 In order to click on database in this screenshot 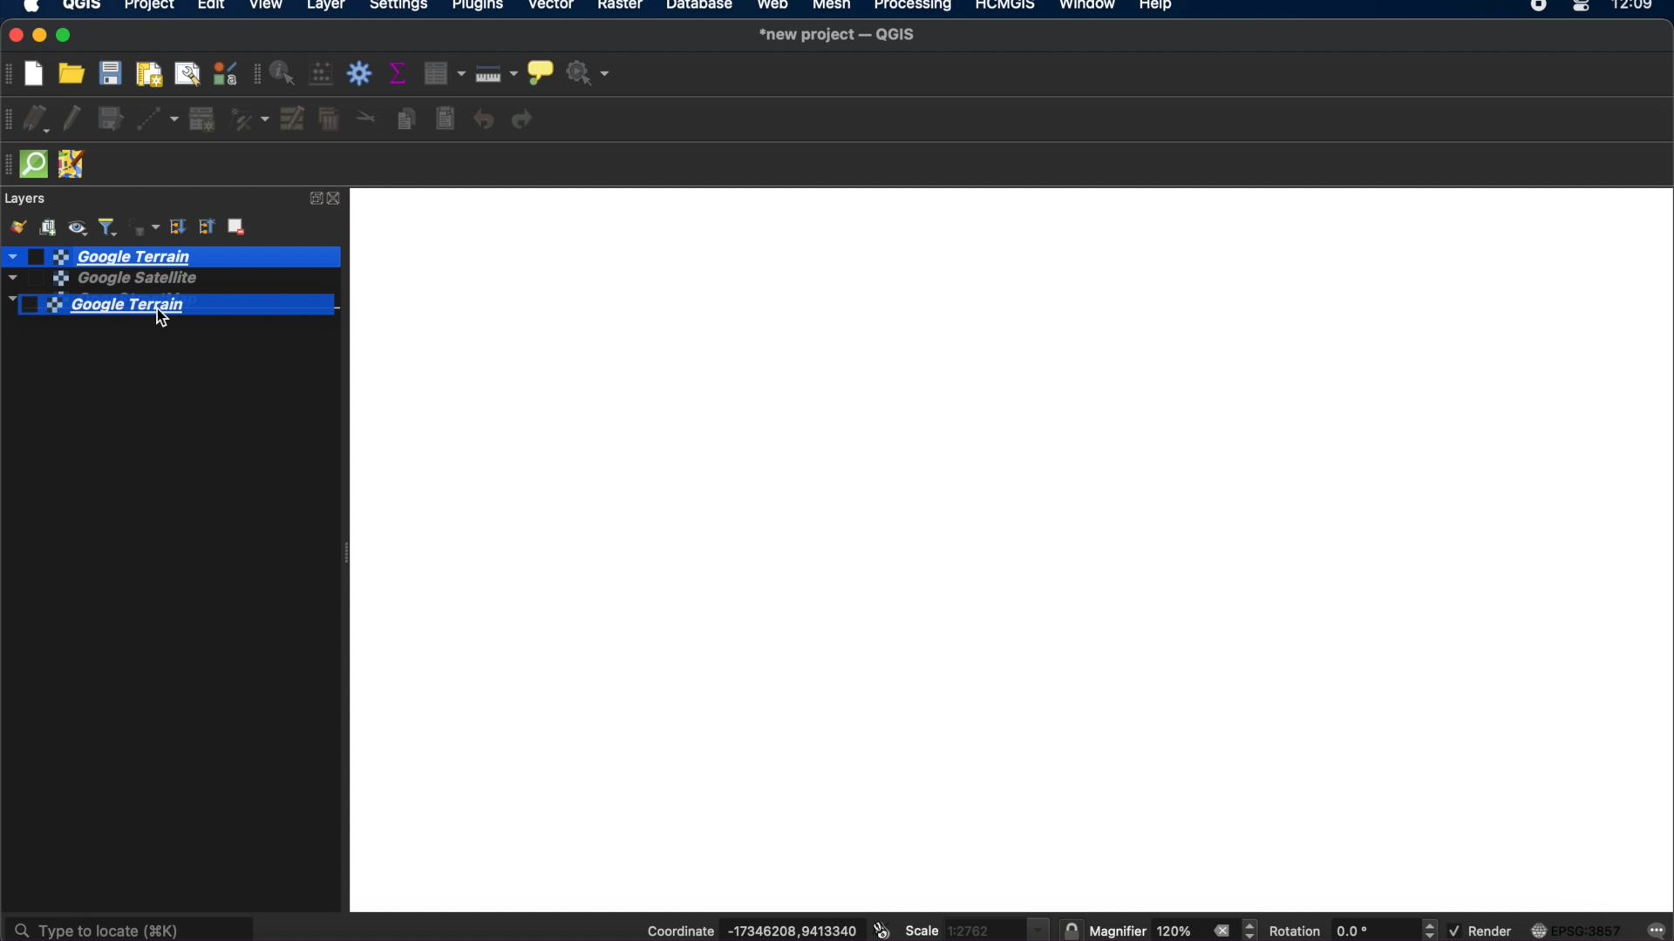, I will do `click(700, 7)`.